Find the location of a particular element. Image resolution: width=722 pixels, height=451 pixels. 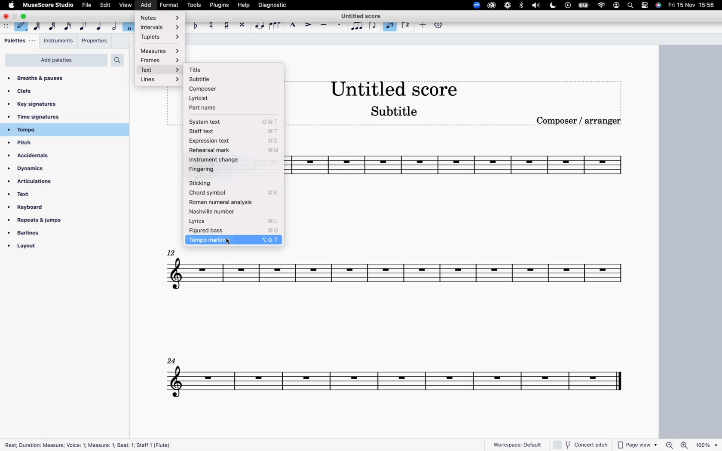

accent is located at coordinates (307, 26).